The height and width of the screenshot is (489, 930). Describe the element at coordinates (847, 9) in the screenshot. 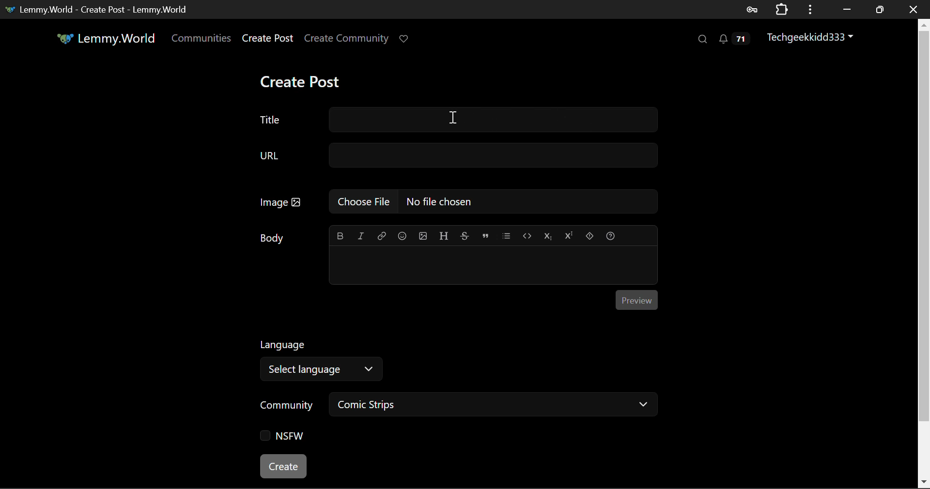

I see `Restore Down` at that location.